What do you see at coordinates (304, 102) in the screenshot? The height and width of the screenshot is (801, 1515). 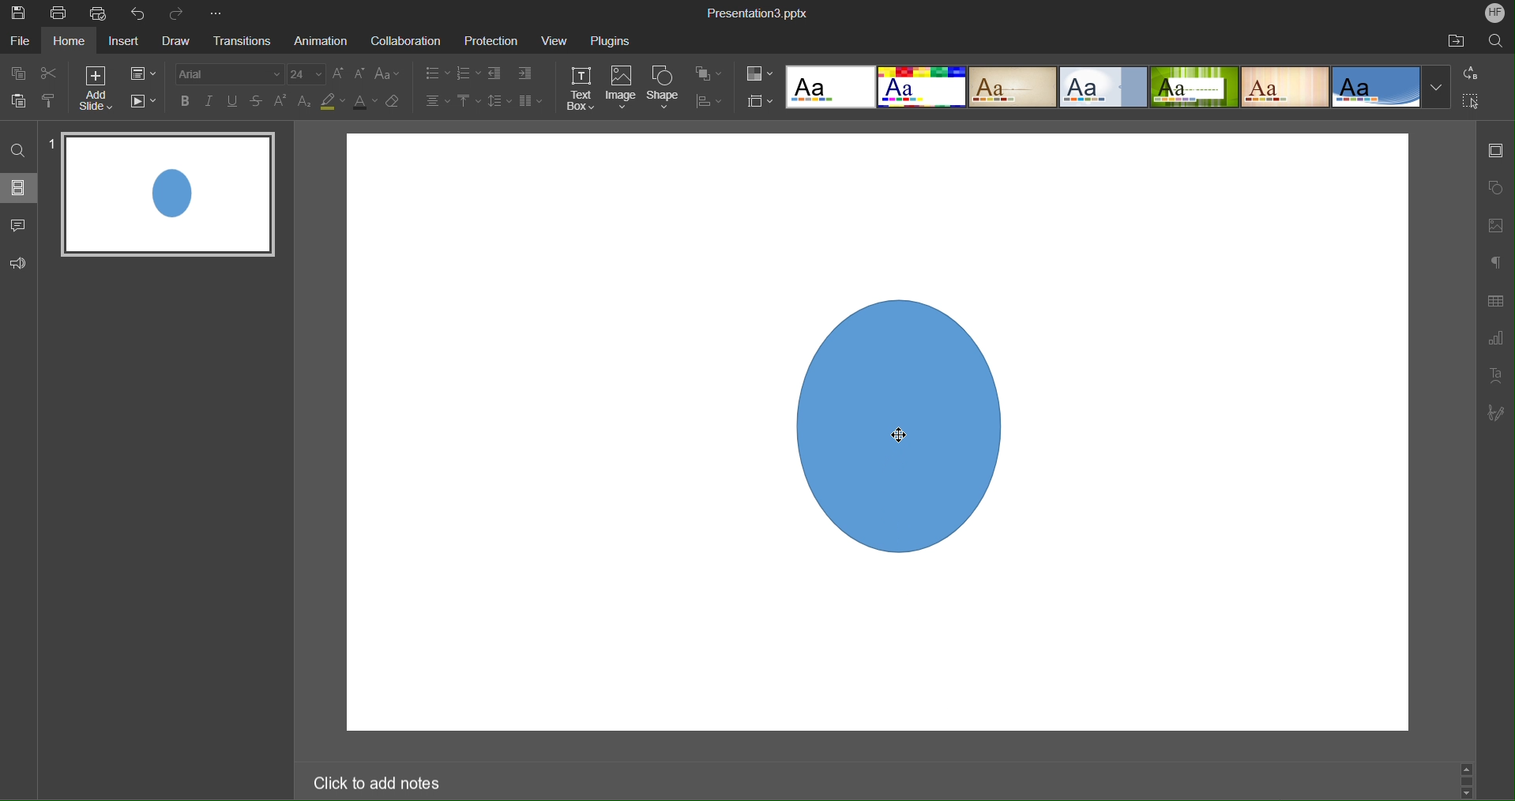 I see `Subscript` at bounding box center [304, 102].